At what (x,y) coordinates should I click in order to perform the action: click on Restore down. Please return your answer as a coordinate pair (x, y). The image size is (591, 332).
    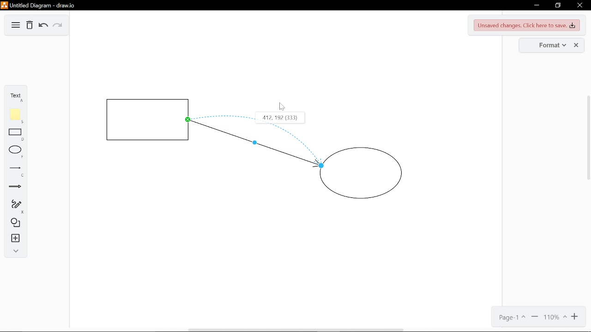
    Looking at the image, I should click on (558, 5).